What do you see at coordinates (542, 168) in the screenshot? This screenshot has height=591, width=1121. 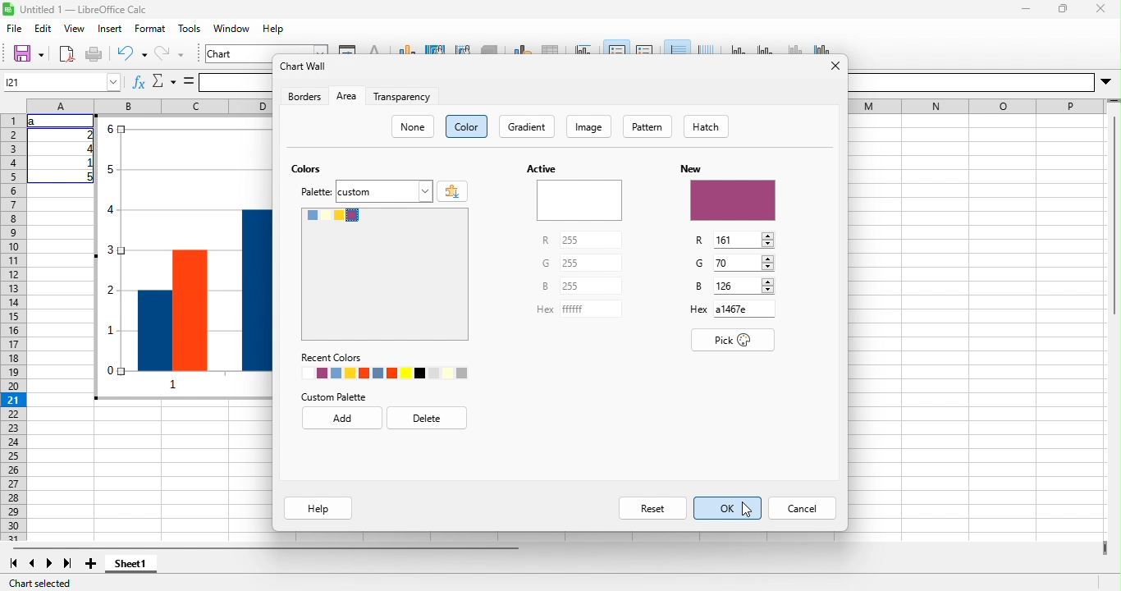 I see `Active` at bounding box center [542, 168].